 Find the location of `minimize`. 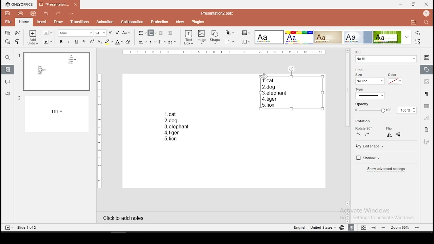

minimize is located at coordinates (400, 5).